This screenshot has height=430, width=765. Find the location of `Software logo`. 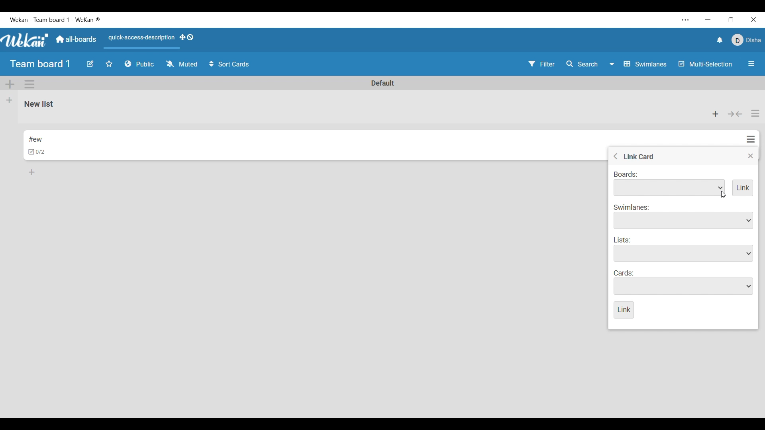

Software logo is located at coordinates (25, 40).